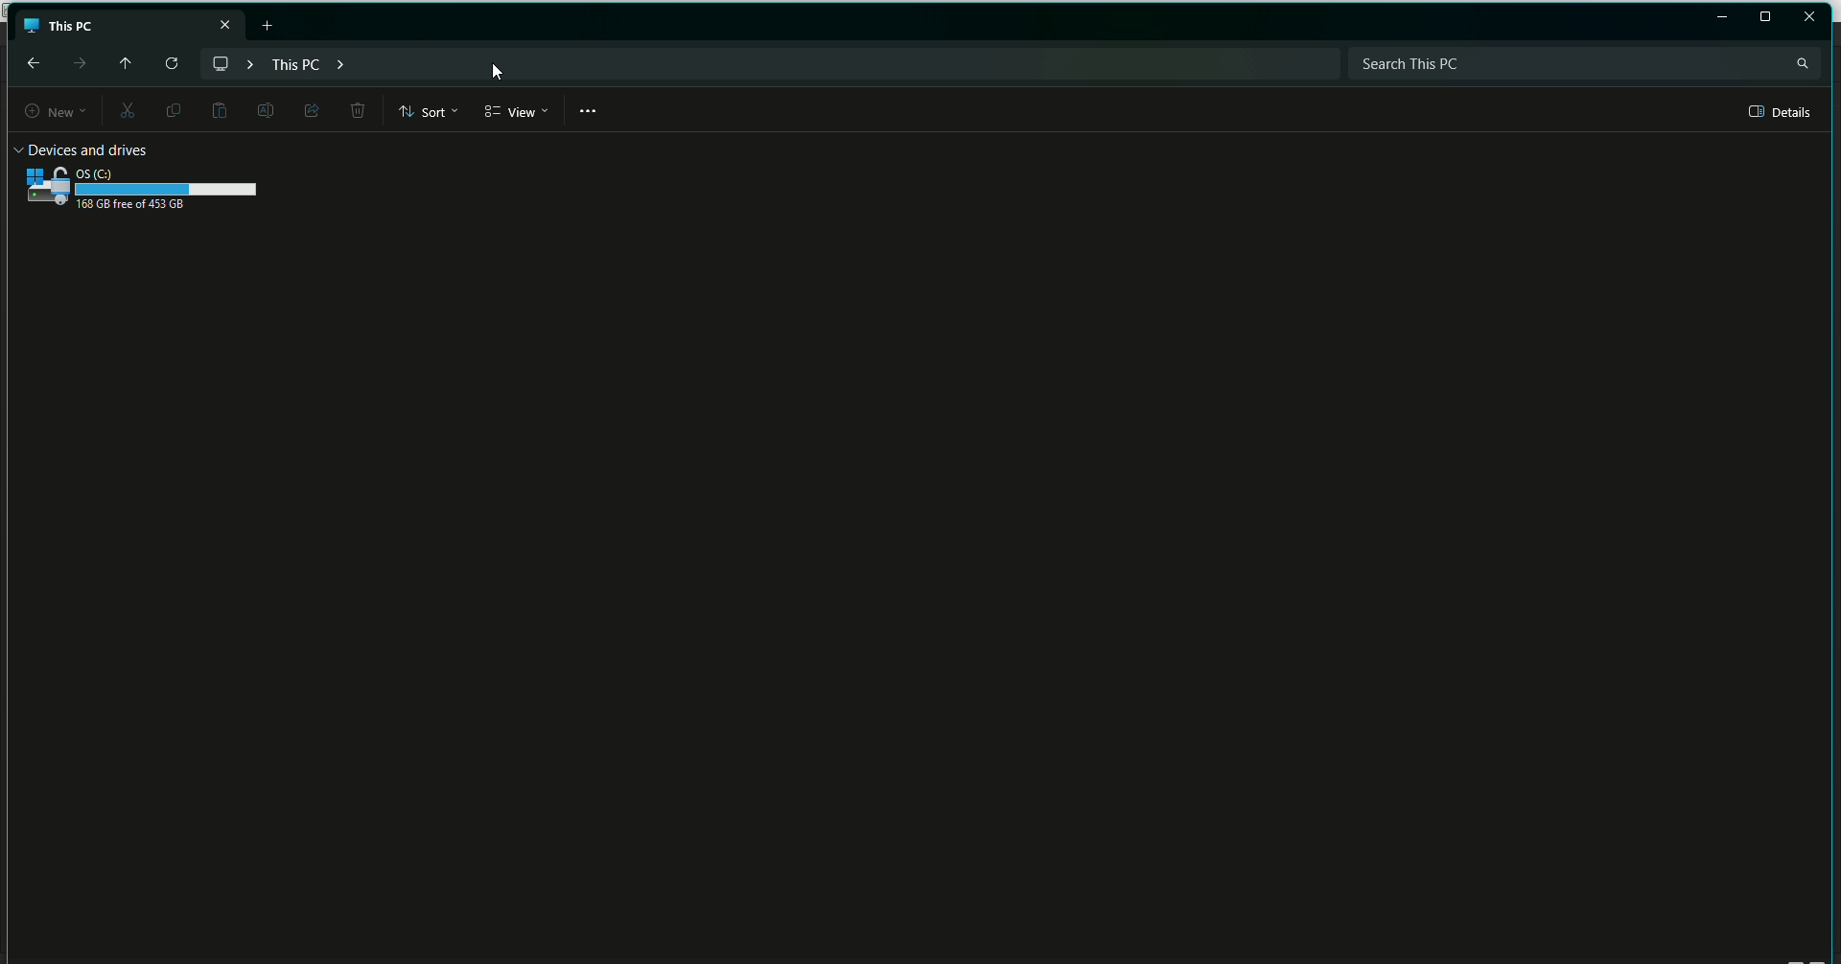 The height and width of the screenshot is (964, 1841). What do you see at coordinates (1765, 17) in the screenshot?
I see `Restore` at bounding box center [1765, 17].